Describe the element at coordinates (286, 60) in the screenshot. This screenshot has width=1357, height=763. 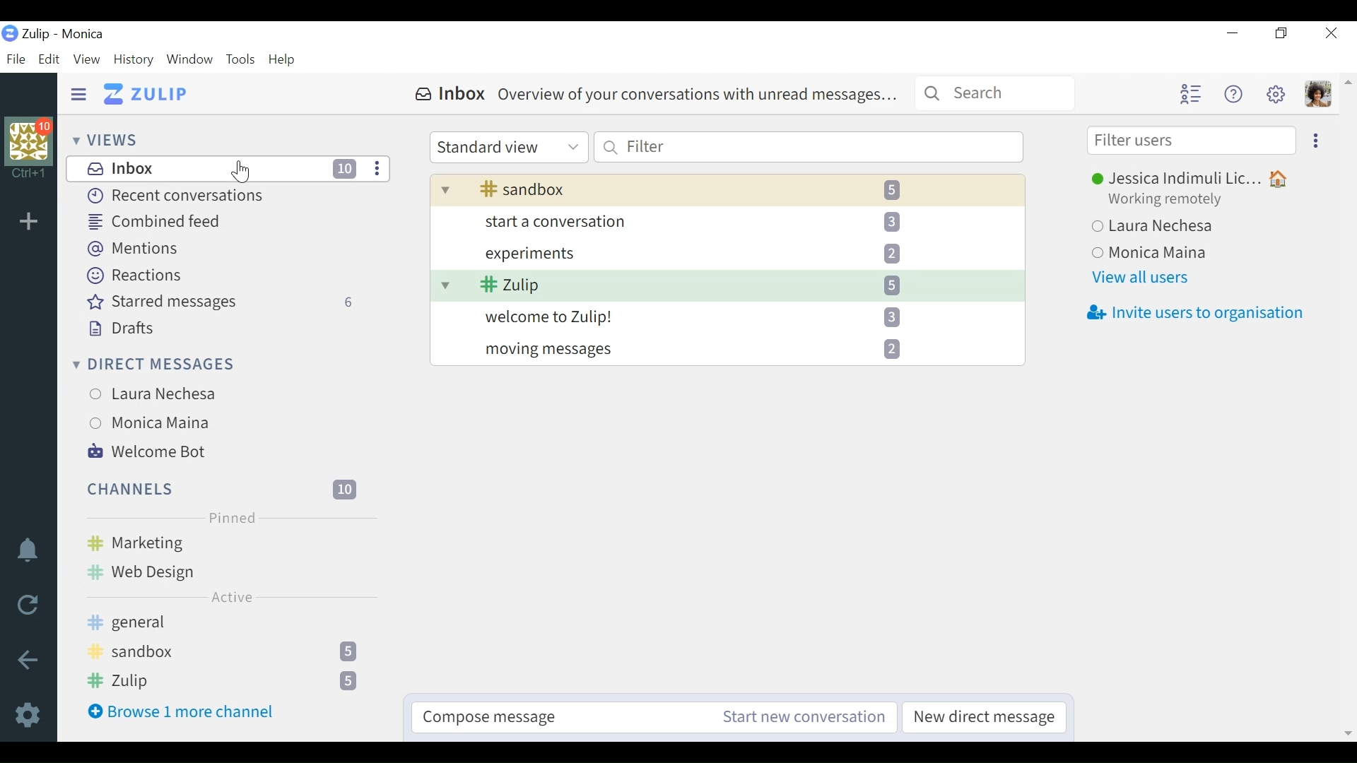
I see `Help` at that location.